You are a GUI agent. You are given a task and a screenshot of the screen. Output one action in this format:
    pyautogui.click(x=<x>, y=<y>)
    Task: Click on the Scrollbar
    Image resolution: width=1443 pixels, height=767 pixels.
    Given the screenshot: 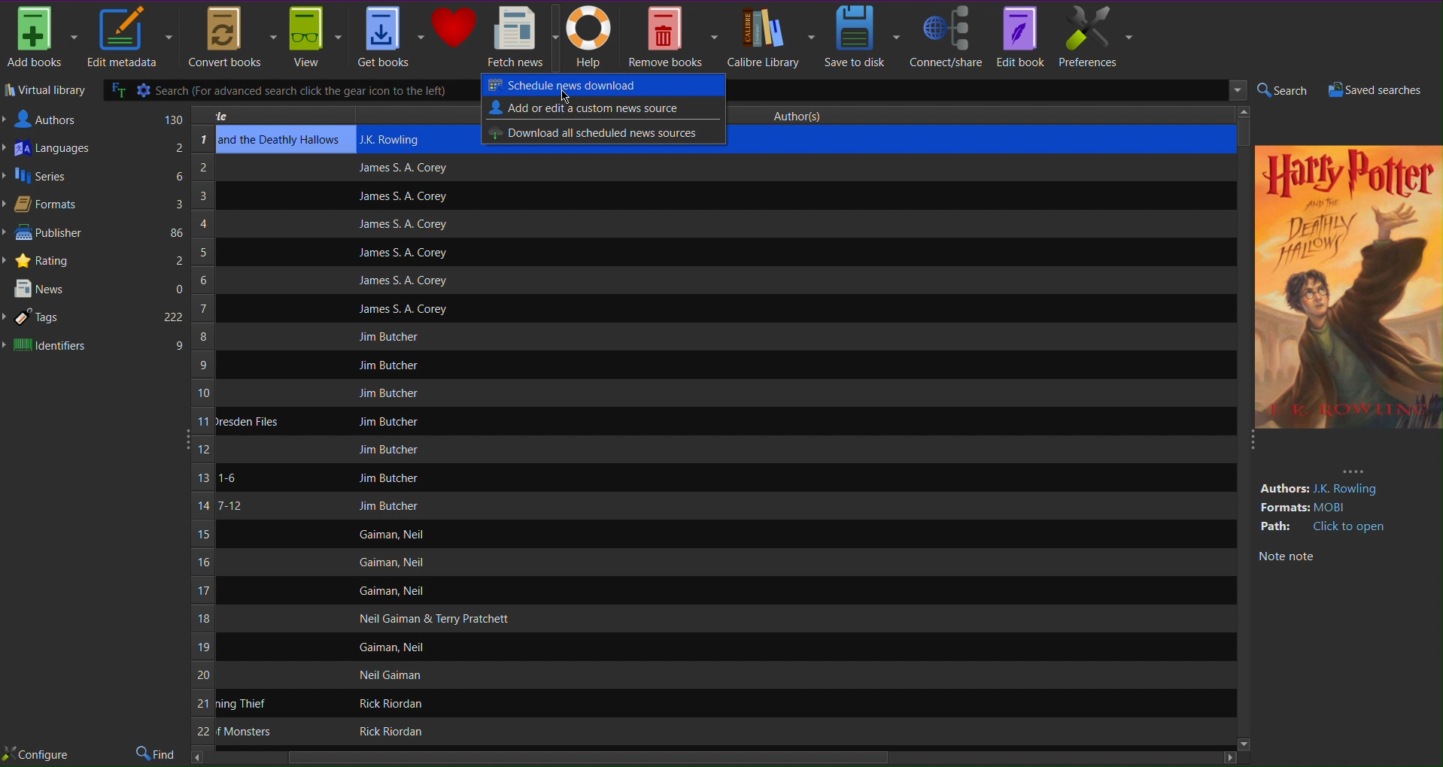 What is the action you would take?
    pyautogui.click(x=715, y=759)
    